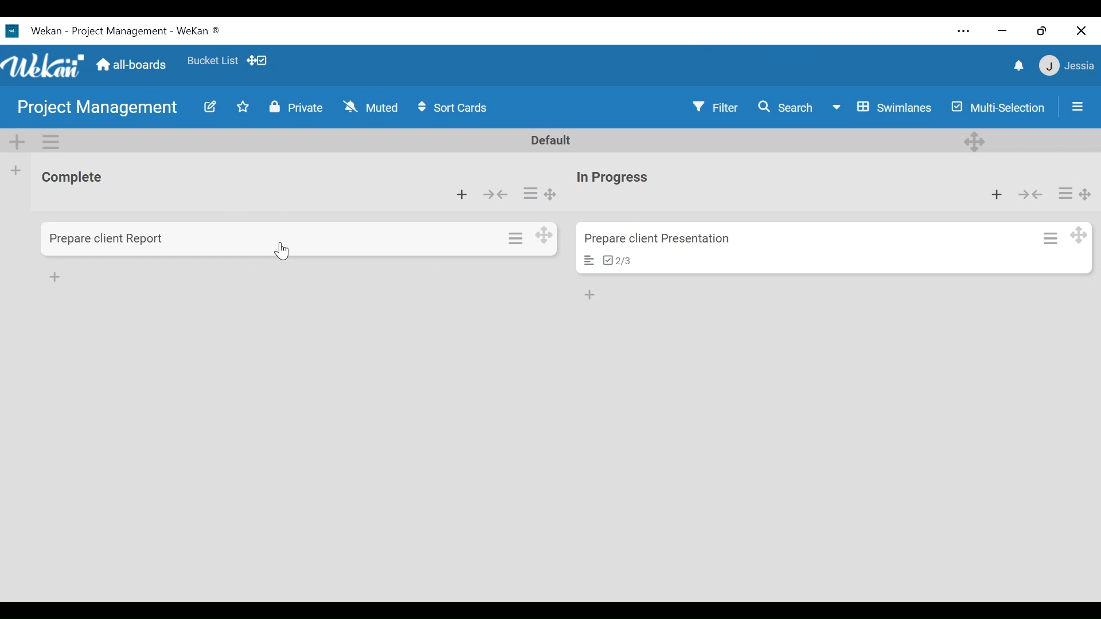  I want to click on Add list, so click(17, 170).